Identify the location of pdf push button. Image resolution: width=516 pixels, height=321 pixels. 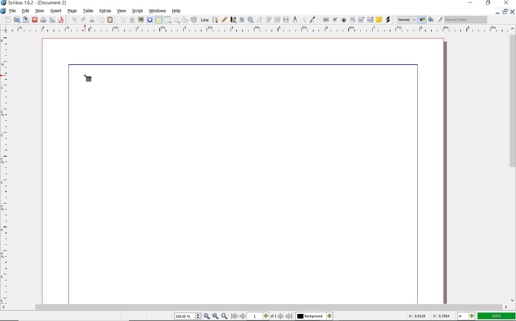
(326, 20).